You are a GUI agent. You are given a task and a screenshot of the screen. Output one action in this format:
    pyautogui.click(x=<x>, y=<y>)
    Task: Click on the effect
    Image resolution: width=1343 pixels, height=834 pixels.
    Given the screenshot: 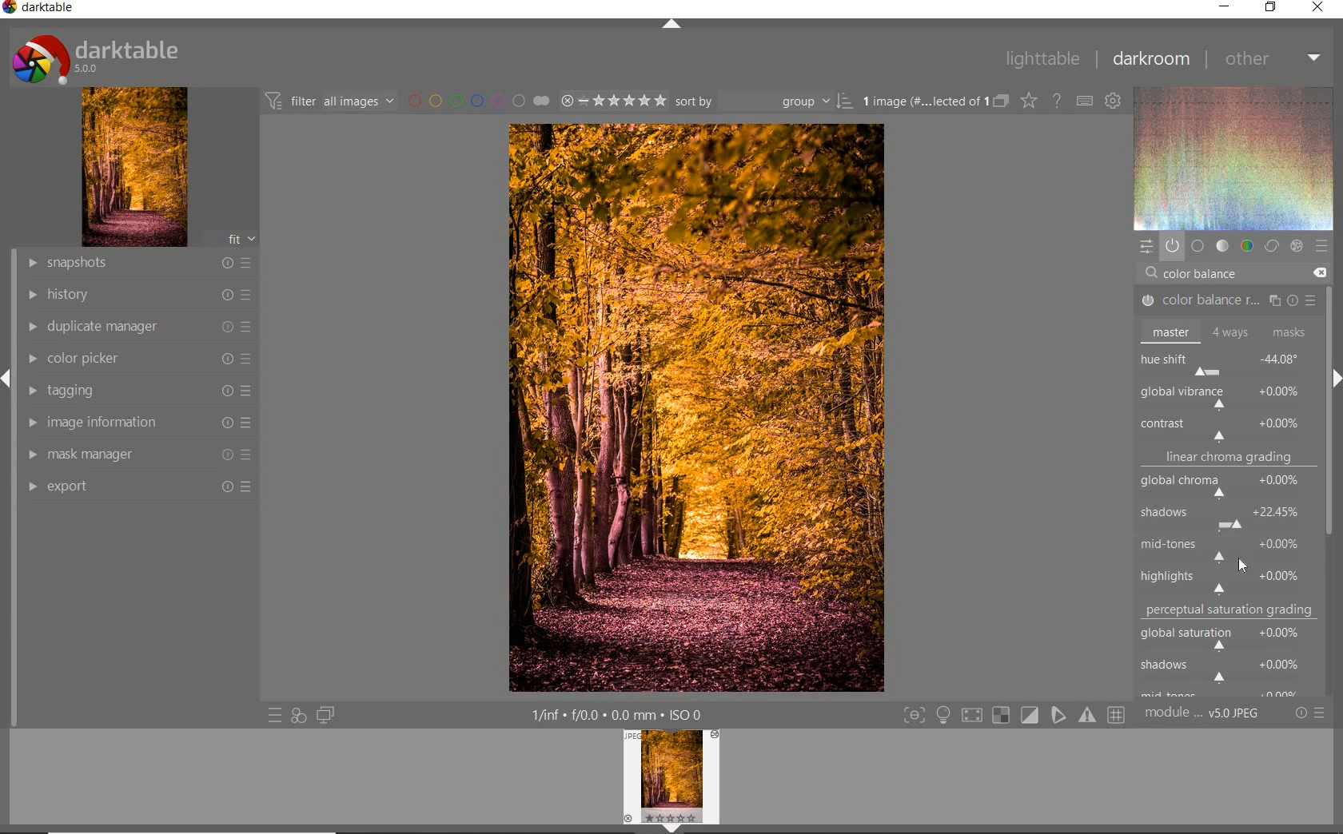 What is the action you would take?
    pyautogui.click(x=1297, y=244)
    